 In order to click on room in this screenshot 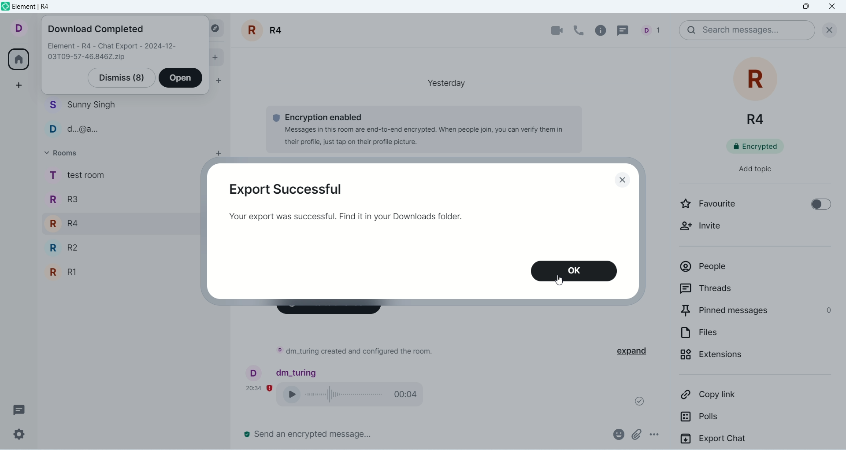, I will do `click(265, 30)`.